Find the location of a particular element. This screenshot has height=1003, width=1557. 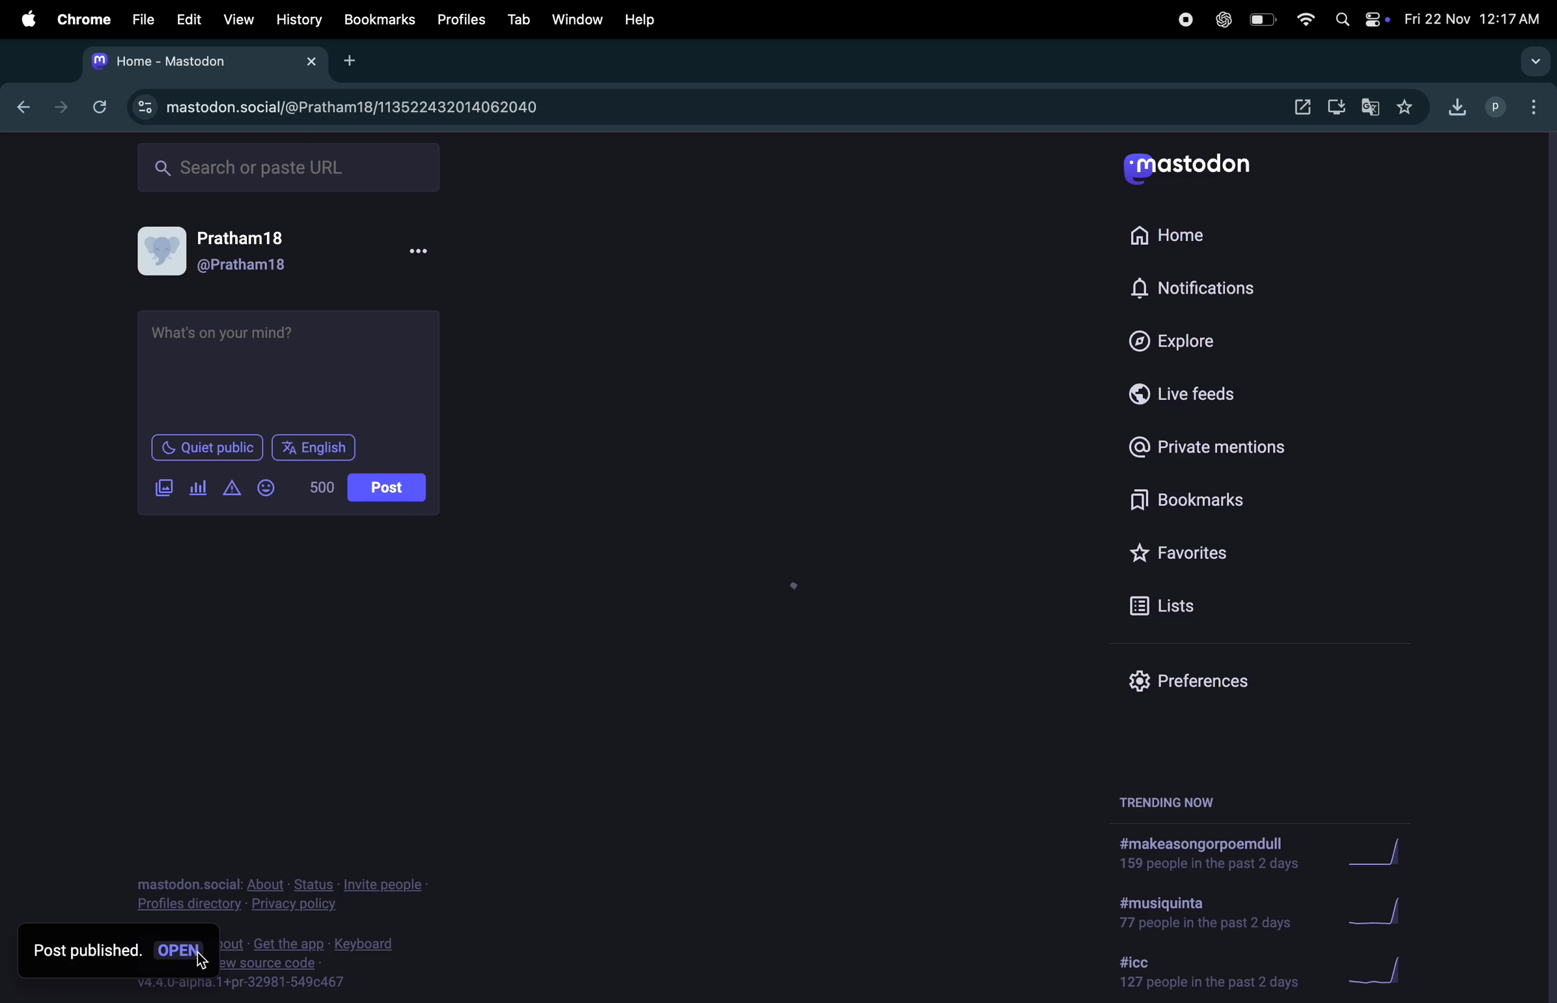

downloads is located at coordinates (1452, 110).